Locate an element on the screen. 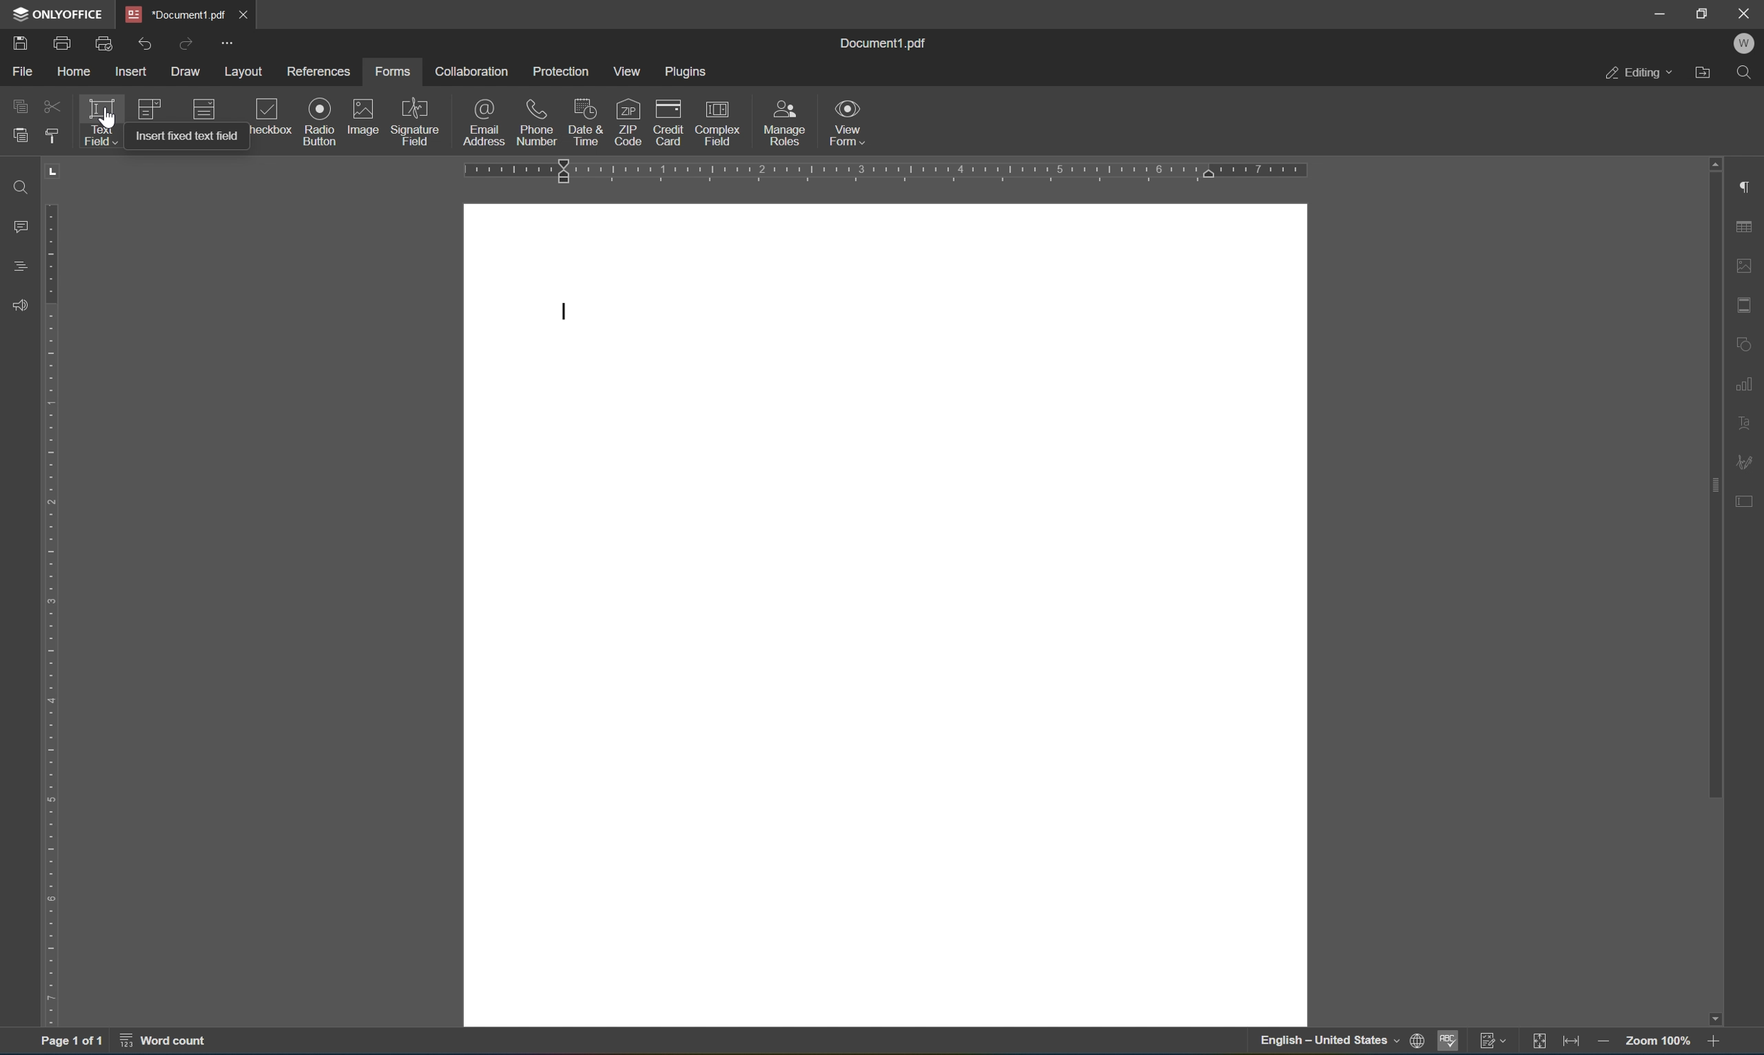 This screenshot has height=1055, width=1764. paragraph settings is located at coordinates (1746, 185).